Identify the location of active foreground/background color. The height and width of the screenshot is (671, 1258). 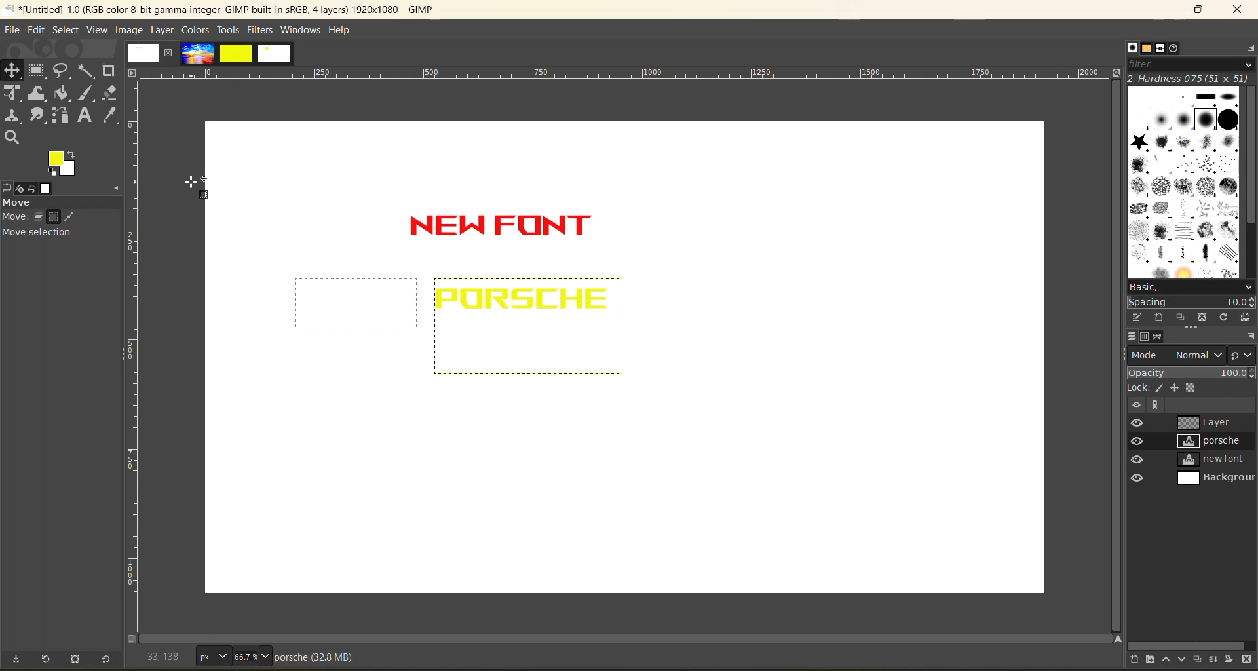
(62, 163).